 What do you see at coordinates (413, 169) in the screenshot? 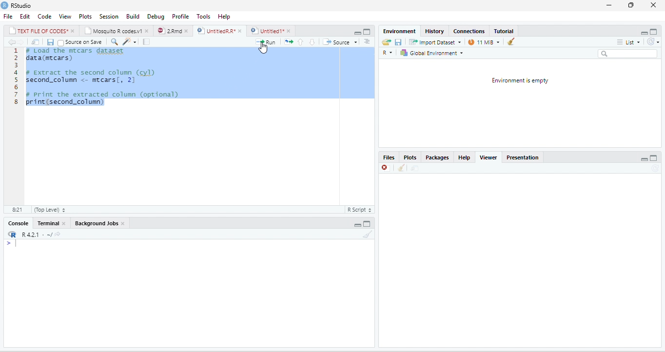
I see `move` at bounding box center [413, 169].